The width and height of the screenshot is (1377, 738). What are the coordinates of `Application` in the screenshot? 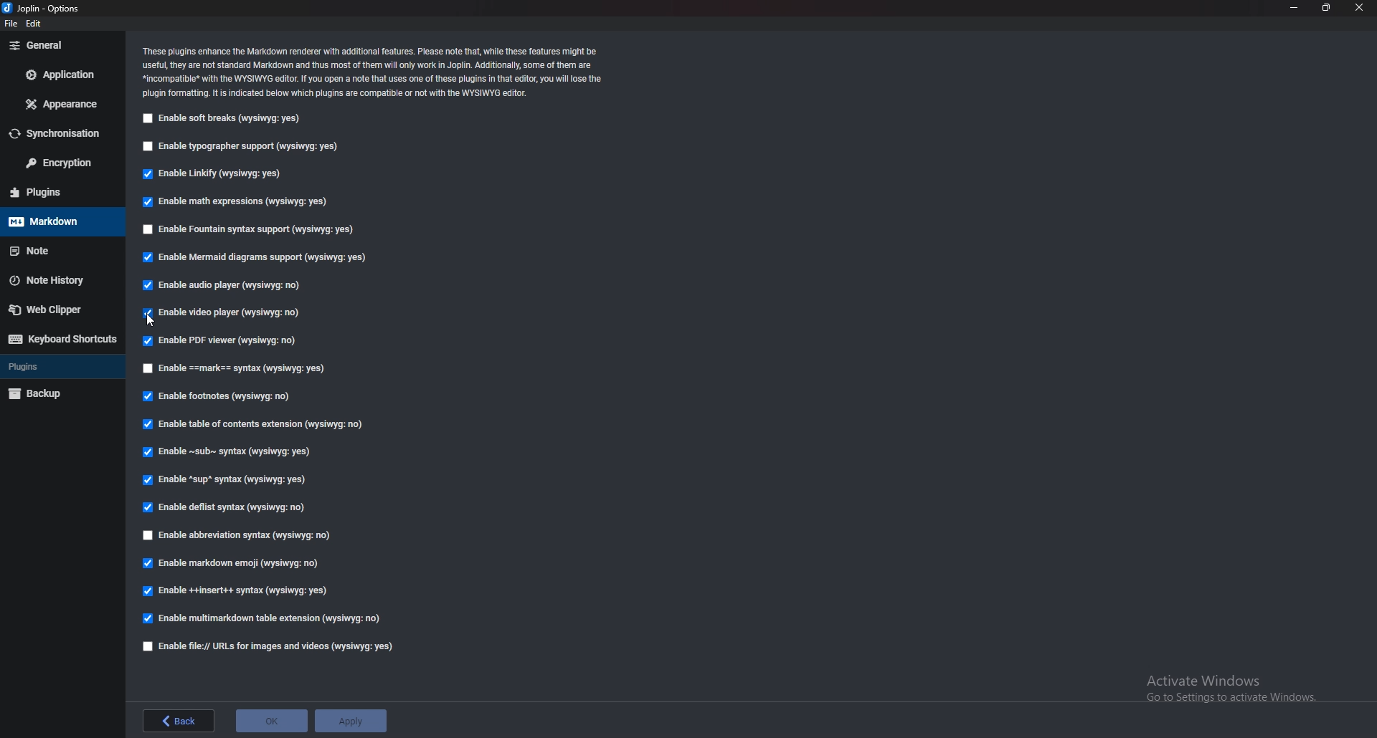 It's located at (60, 75).